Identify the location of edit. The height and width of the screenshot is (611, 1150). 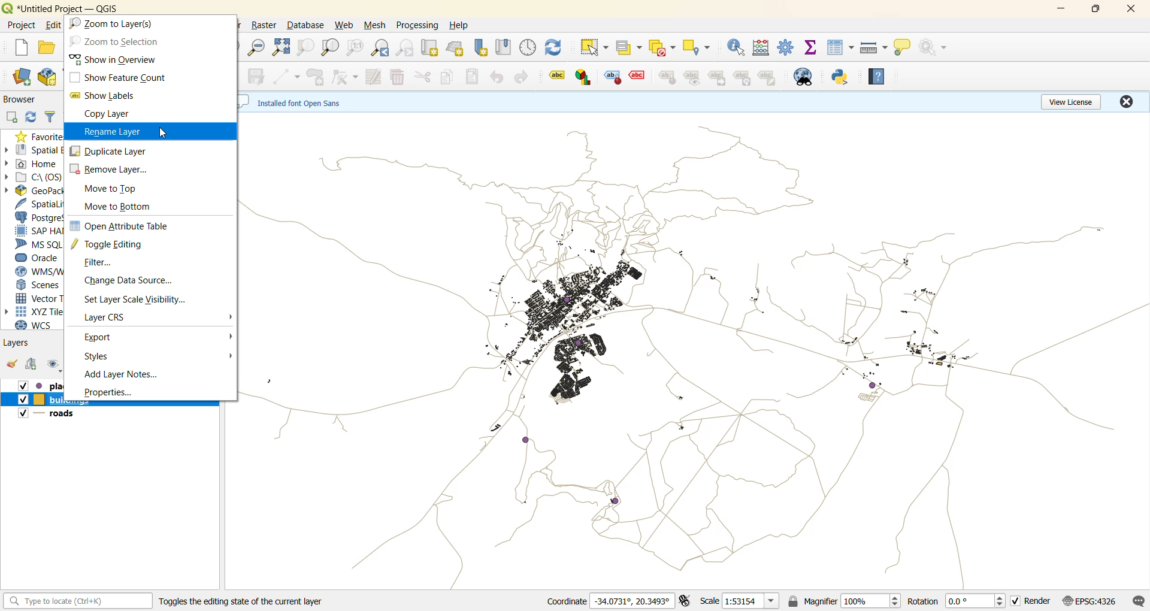
(54, 27).